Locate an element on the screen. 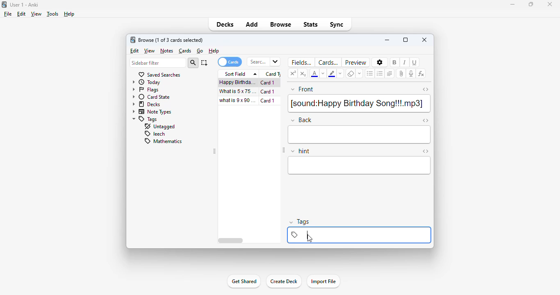 This screenshot has width=560, height=295. go is located at coordinates (200, 51).